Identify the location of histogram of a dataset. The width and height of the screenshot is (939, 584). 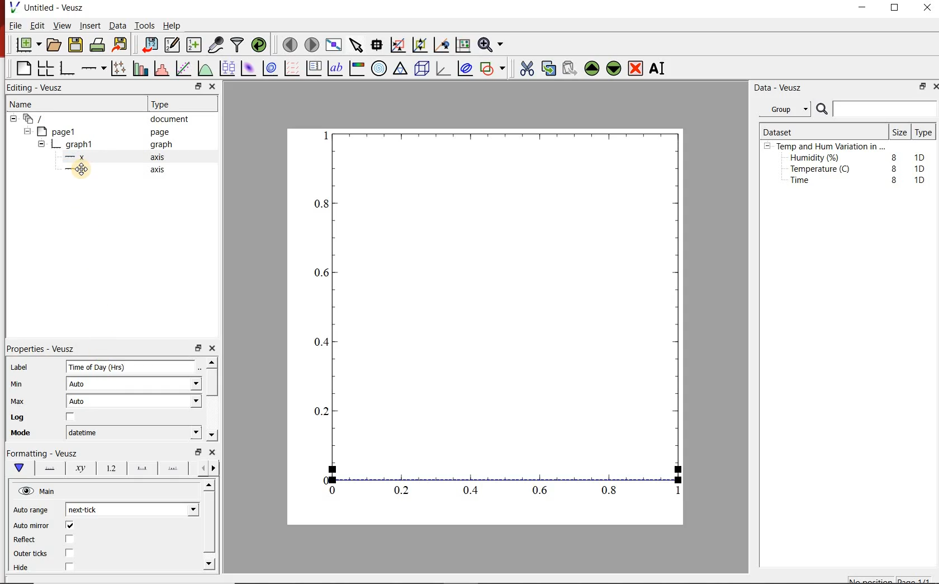
(163, 68).